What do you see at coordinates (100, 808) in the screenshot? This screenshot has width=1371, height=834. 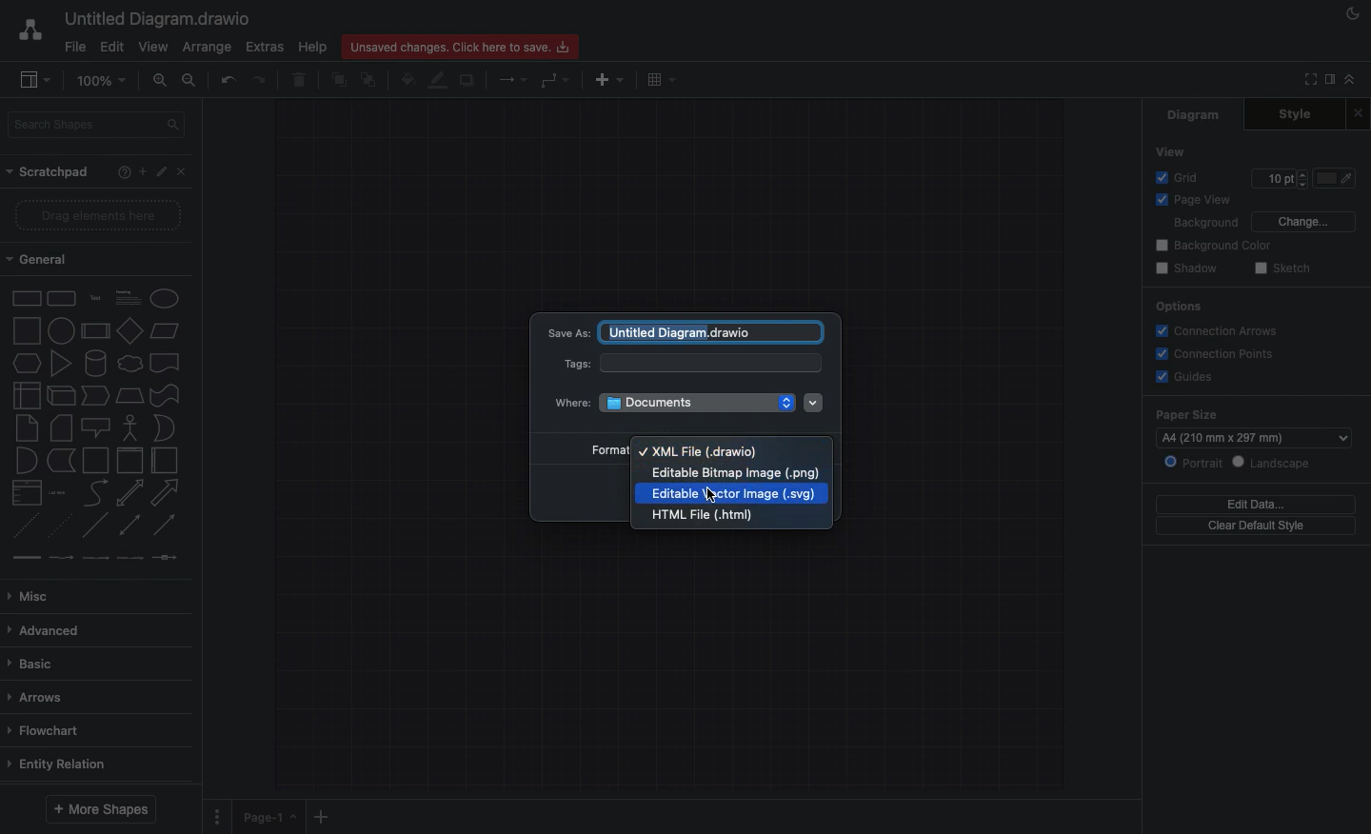 I see `More shapes` at bounding box center [100, 808].